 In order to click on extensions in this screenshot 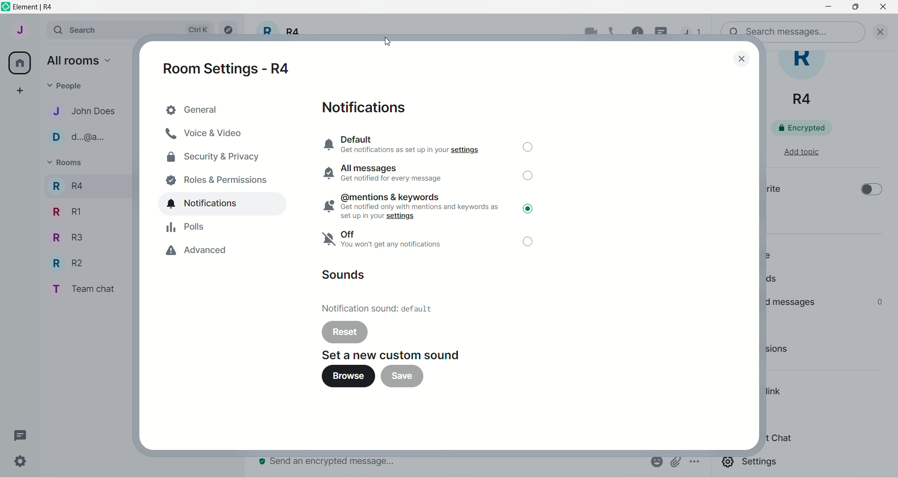, I will do `click(792, 351)`.